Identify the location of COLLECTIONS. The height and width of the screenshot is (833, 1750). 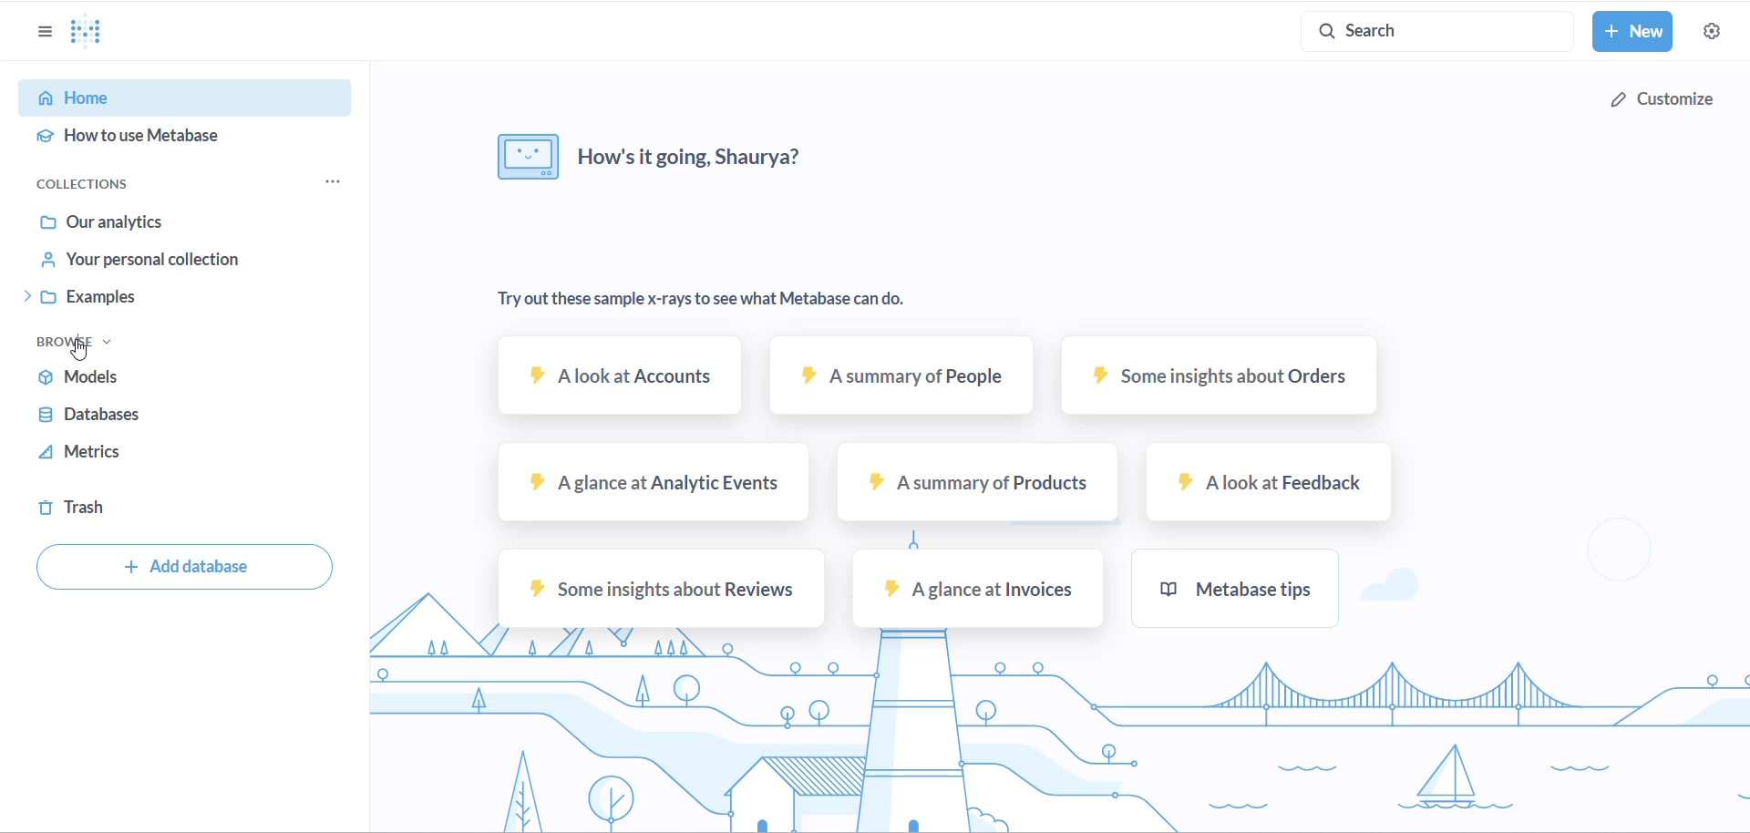
(111, 182).